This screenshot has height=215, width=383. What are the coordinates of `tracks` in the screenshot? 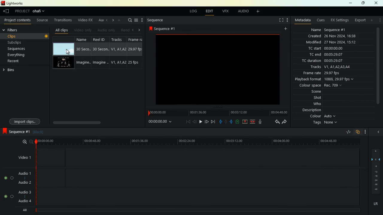 It's located at (118, 53).